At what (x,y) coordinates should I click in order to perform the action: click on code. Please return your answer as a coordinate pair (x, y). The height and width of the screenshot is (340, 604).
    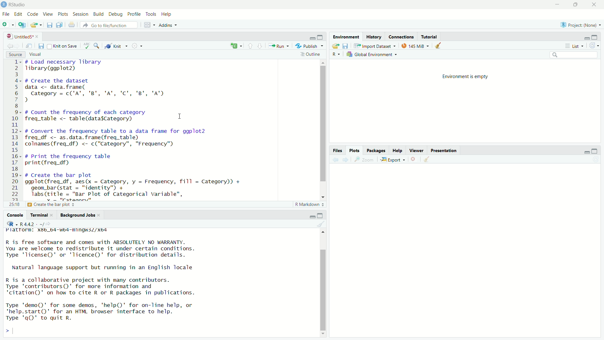
    Looking at the image, I should click on (33, 13).